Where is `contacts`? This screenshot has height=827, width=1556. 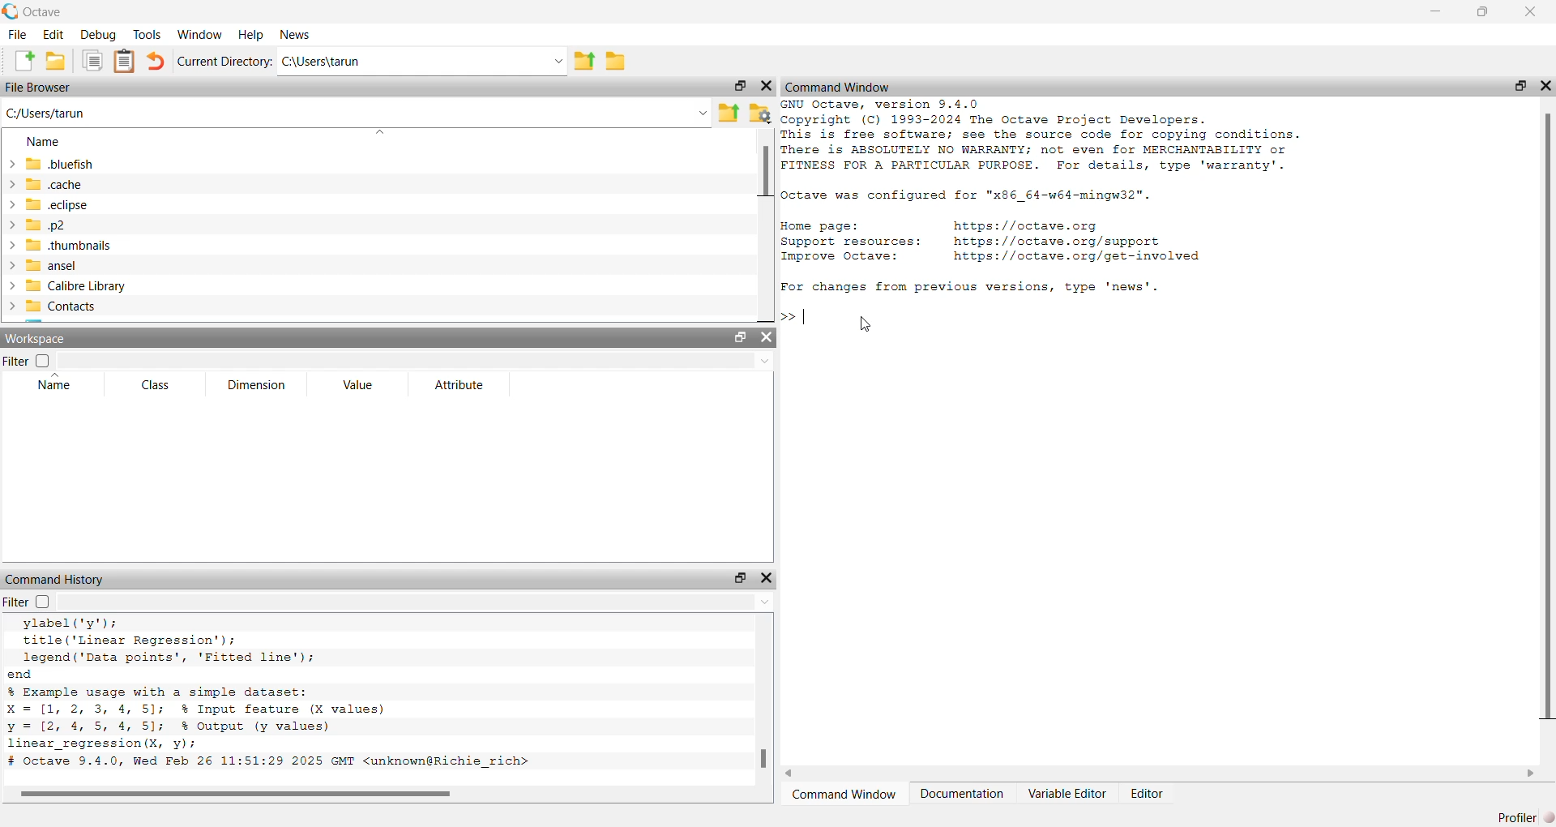 contacts is located at coordinates (131, 310).